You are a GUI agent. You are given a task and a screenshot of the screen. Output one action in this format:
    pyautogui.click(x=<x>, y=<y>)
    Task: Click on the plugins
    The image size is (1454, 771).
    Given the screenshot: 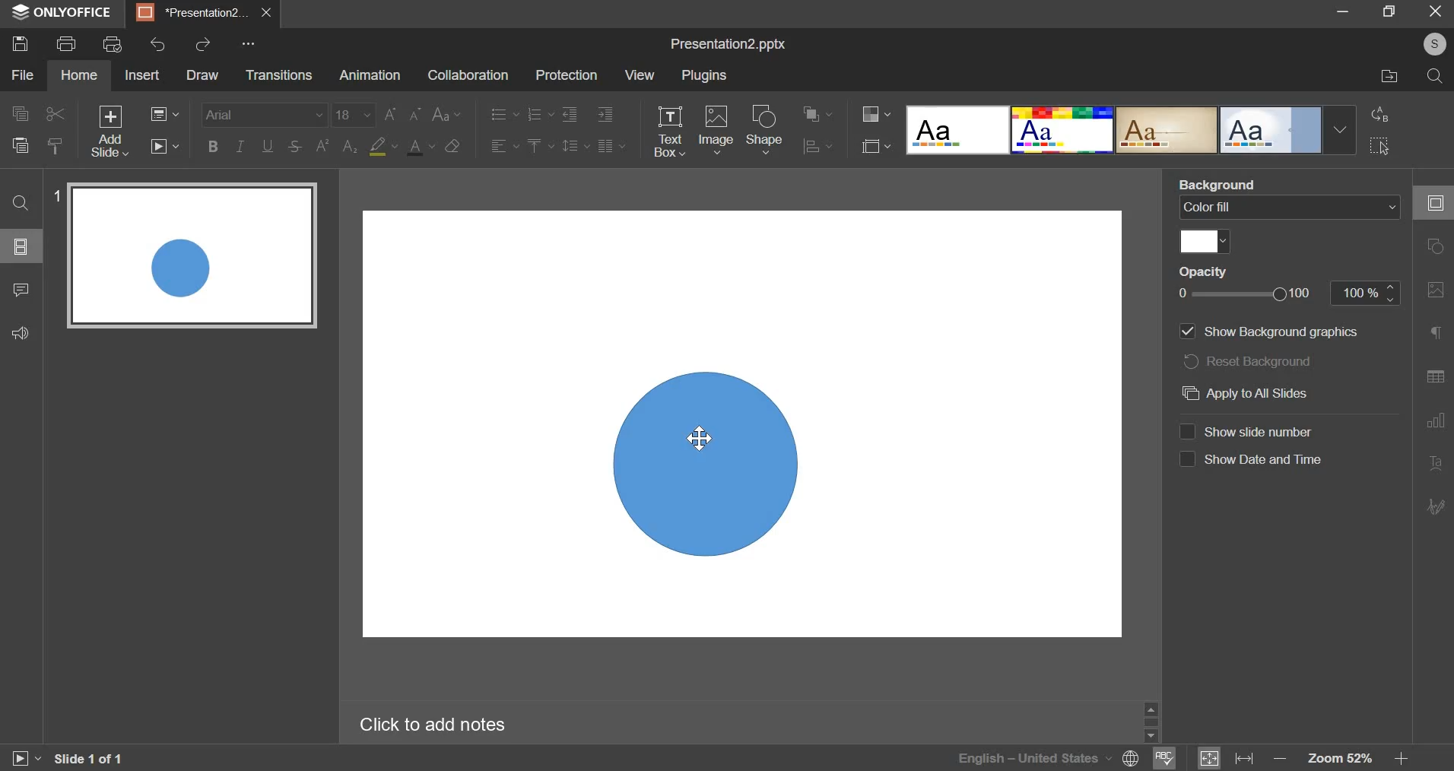 What is the action you would take?
    pyautogui.click(x=704, y=75)
    